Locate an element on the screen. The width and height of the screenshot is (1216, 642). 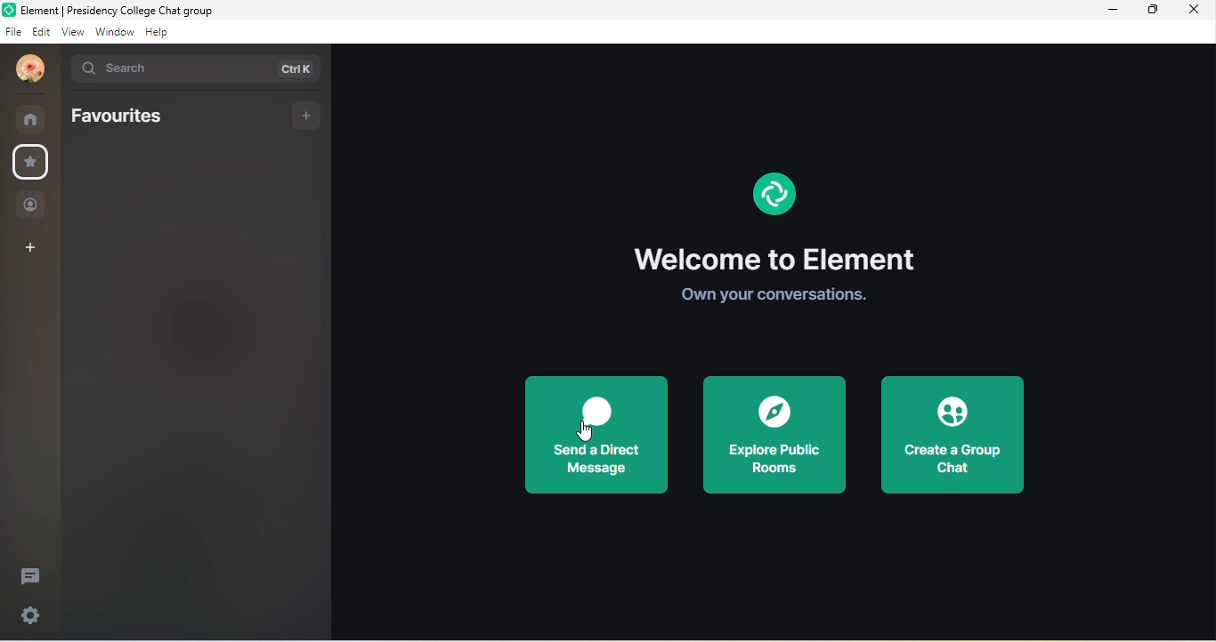
file is located at coordinates (13, 30).